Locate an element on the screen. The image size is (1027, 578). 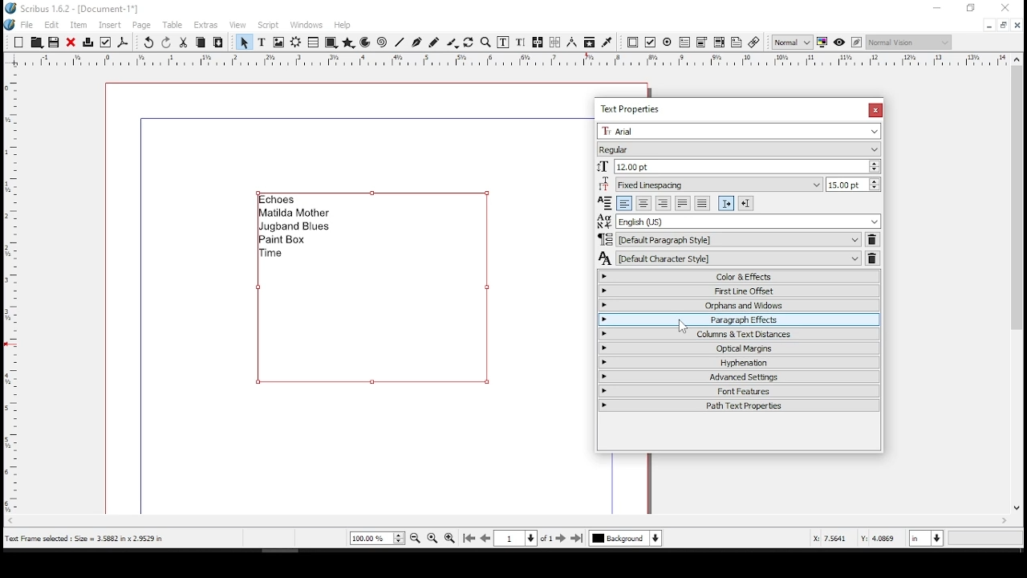
item is located at coordinates (78, 25).